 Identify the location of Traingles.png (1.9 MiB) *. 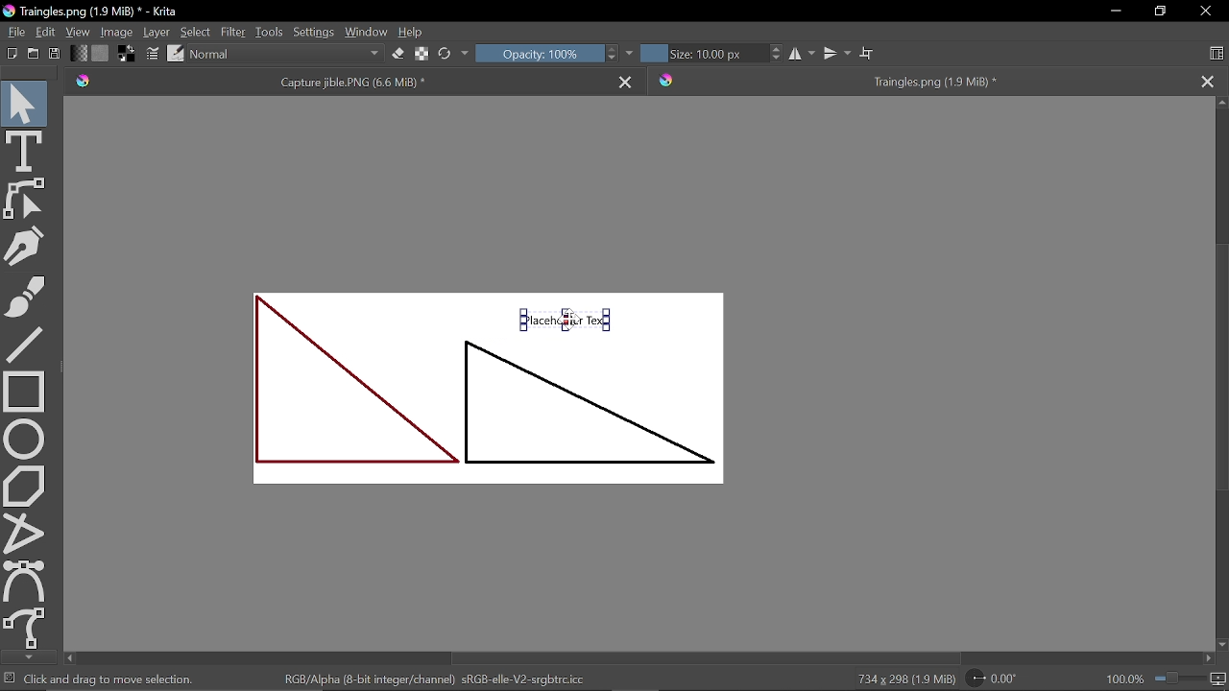
(918, 81).